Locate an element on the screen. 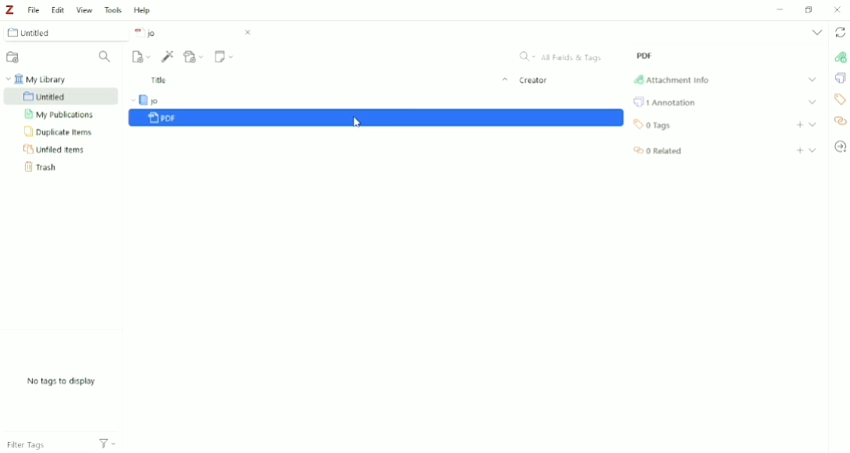  Add Item (s) by Identifier is located at coordinates (167, 56).